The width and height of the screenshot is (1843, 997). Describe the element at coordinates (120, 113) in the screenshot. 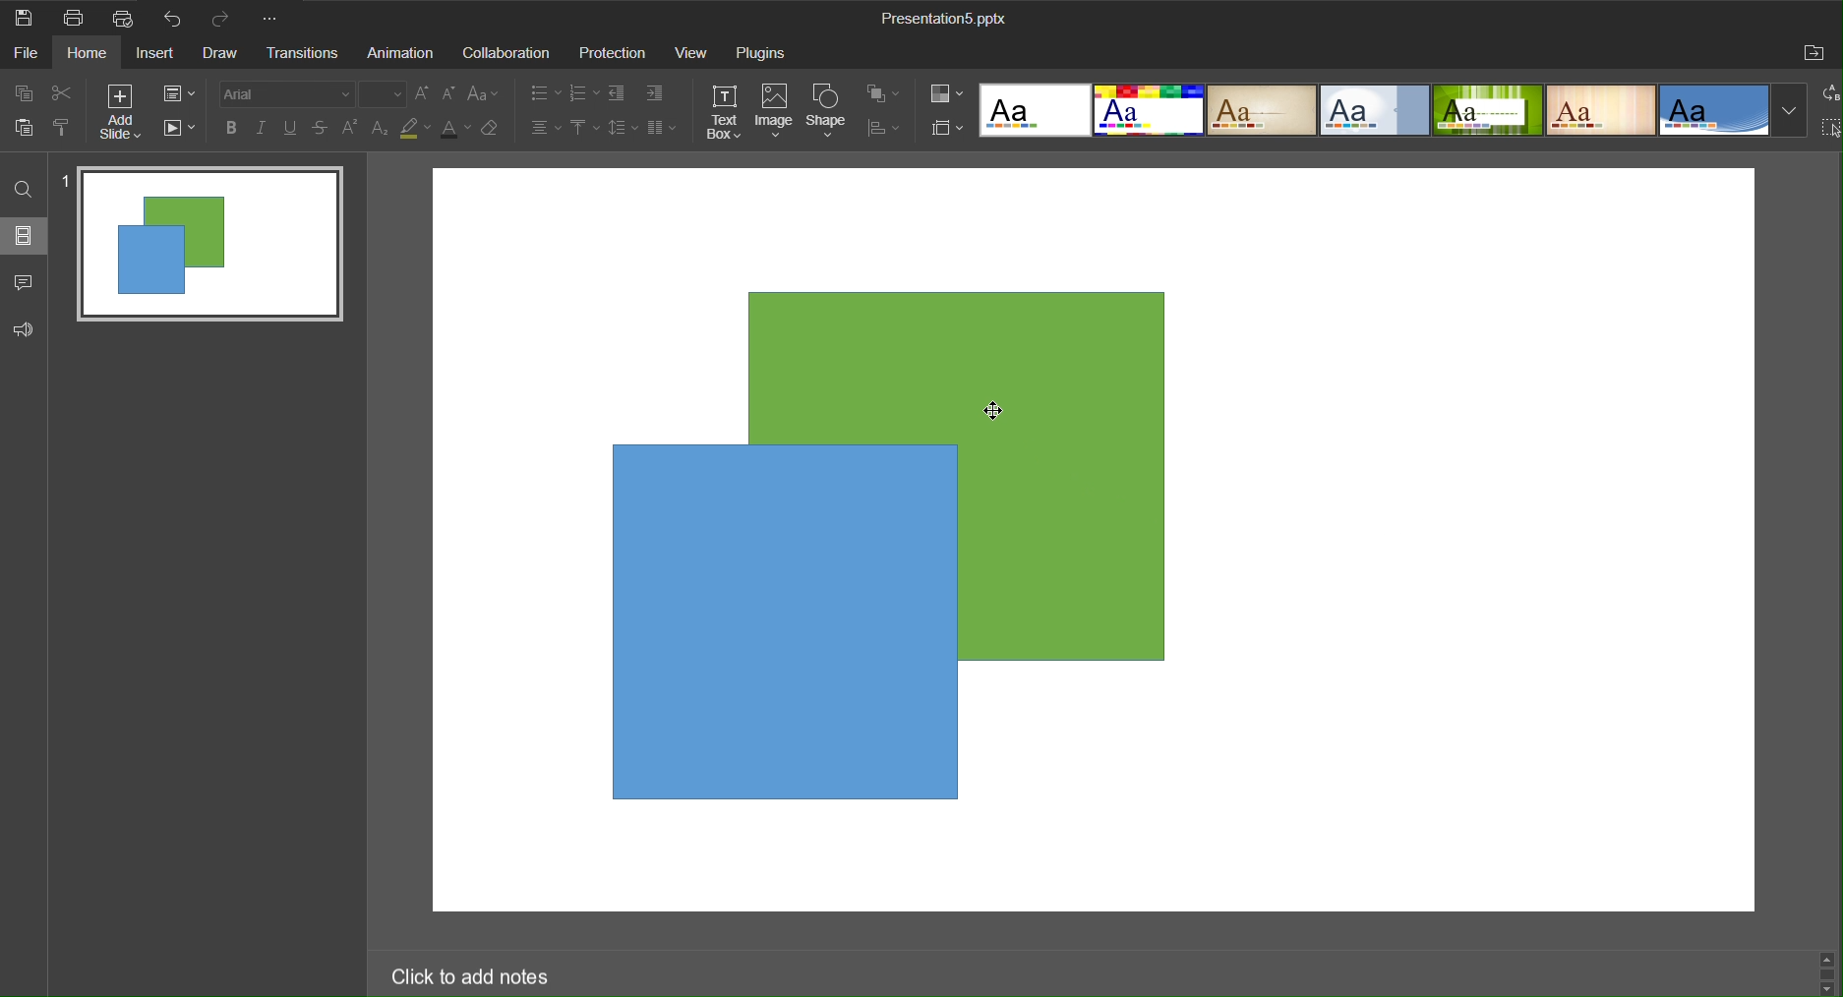

I see `Add Slide` at that location.